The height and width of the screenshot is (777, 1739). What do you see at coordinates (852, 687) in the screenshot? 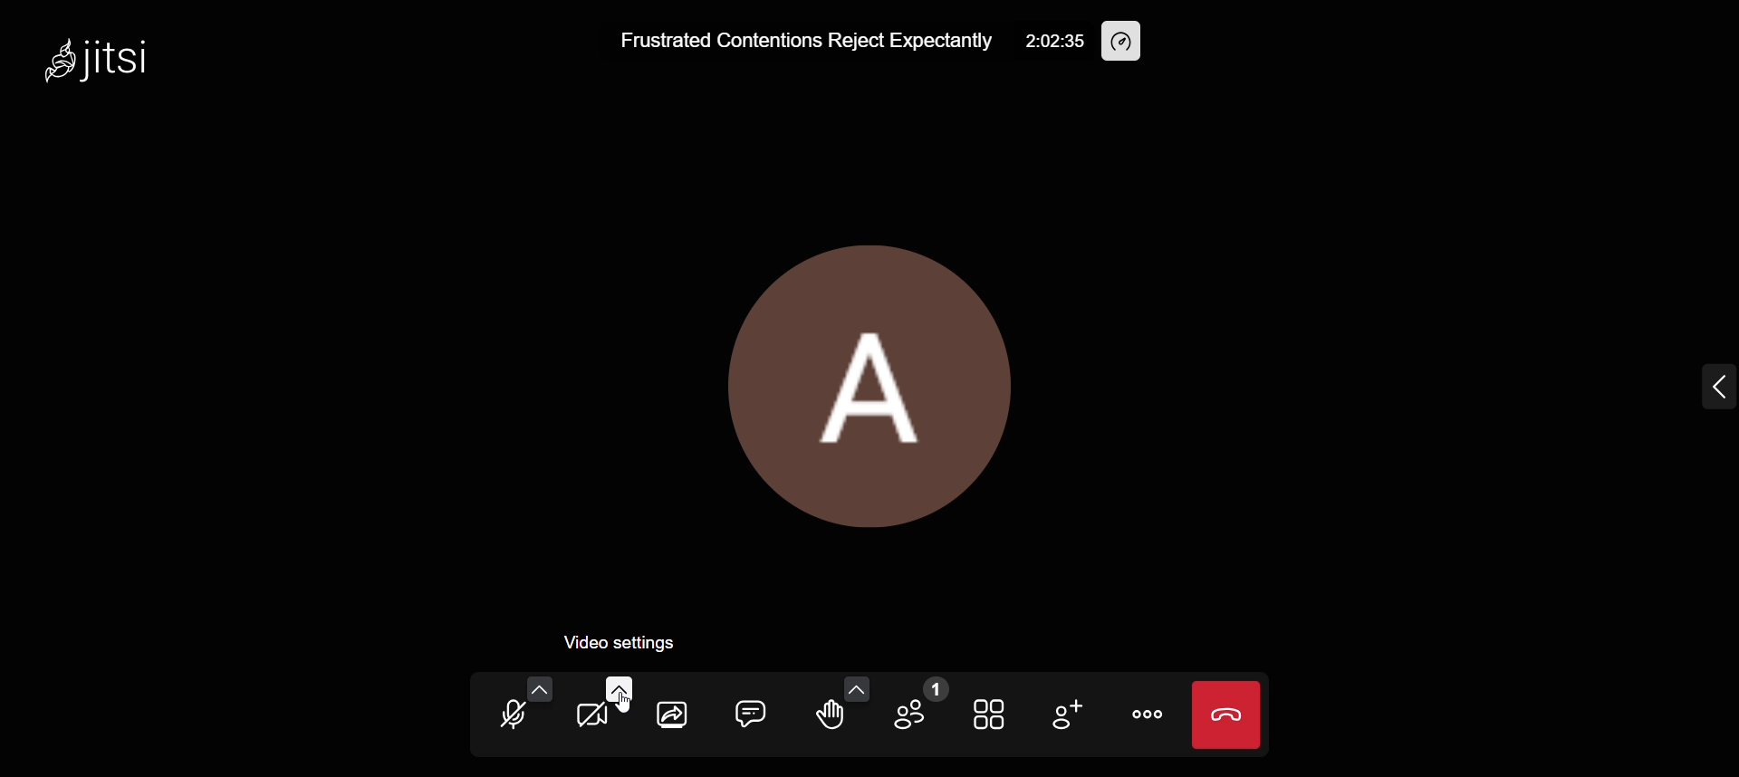
I see `more reaction` at bounding box center [852, 687].